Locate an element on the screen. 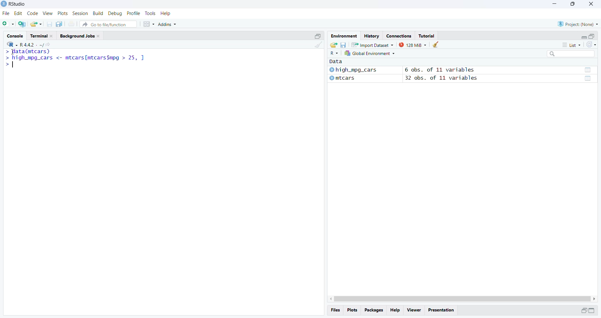  Debug is located at coordinates (116, 13).